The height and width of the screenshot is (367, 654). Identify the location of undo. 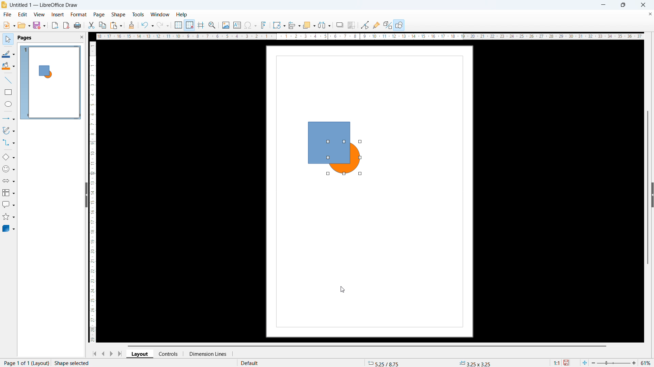
(147, 25).